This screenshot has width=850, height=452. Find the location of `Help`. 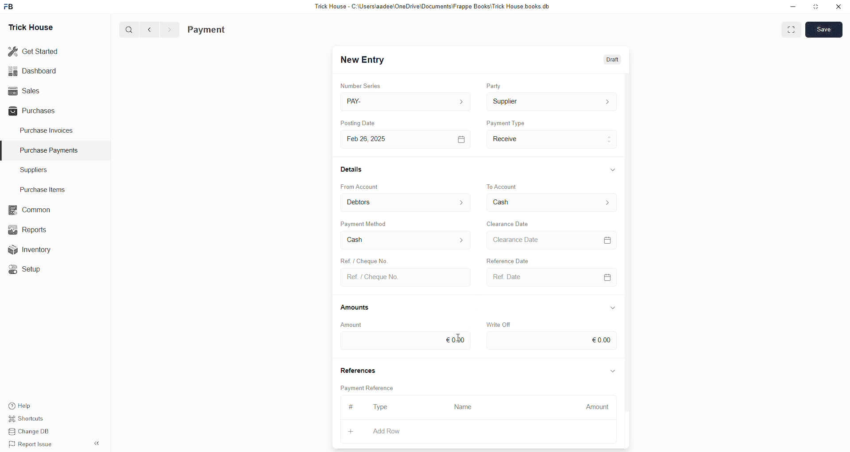

Help is located at coordinates (19, 406).